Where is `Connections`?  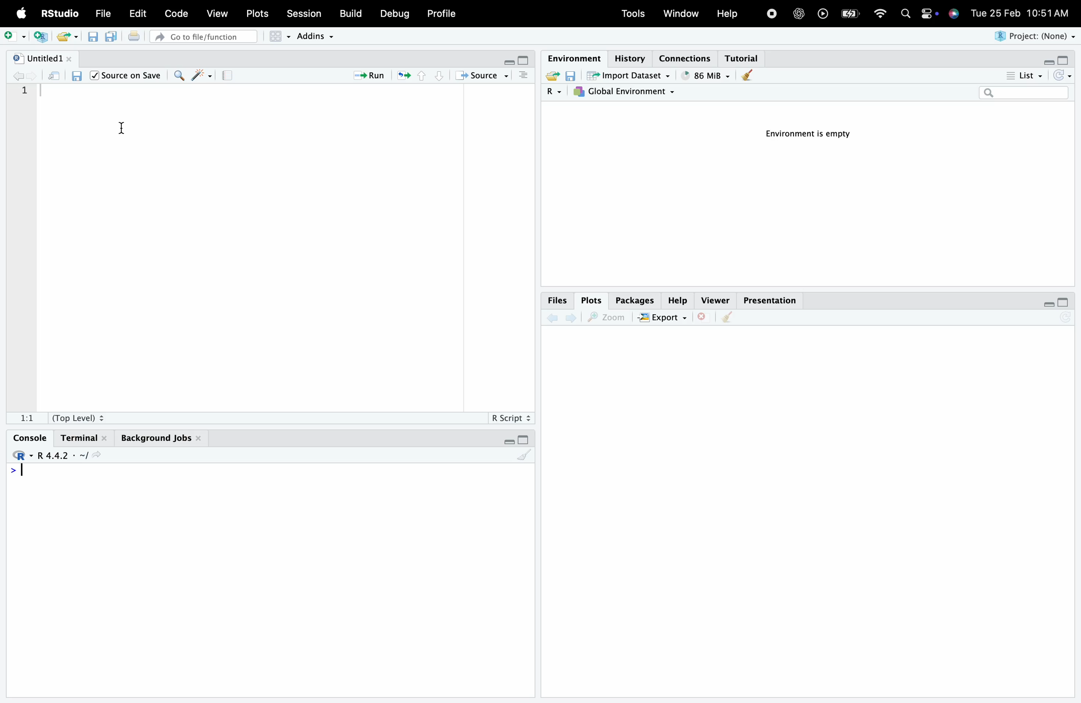
Connections is located at coordinates (687, 57).